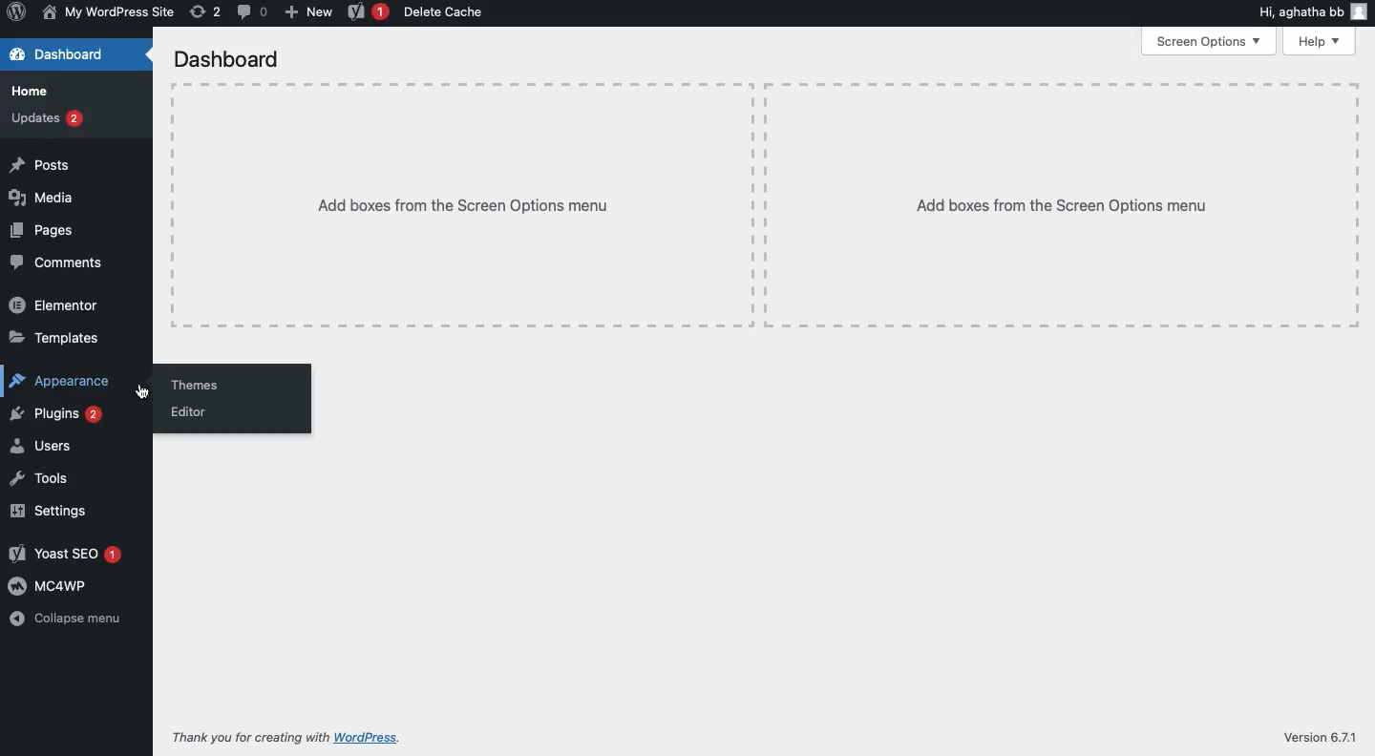 Image resolution: width=1375 pixels, height=756 pixels. I want to click on Dashboard, so click(61, 54).